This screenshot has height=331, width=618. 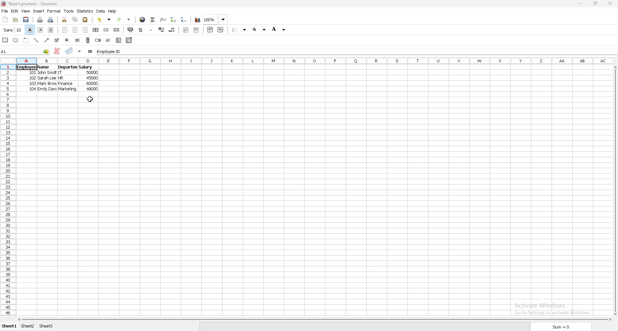 I want to click on bold, so click(x=30, y=30).